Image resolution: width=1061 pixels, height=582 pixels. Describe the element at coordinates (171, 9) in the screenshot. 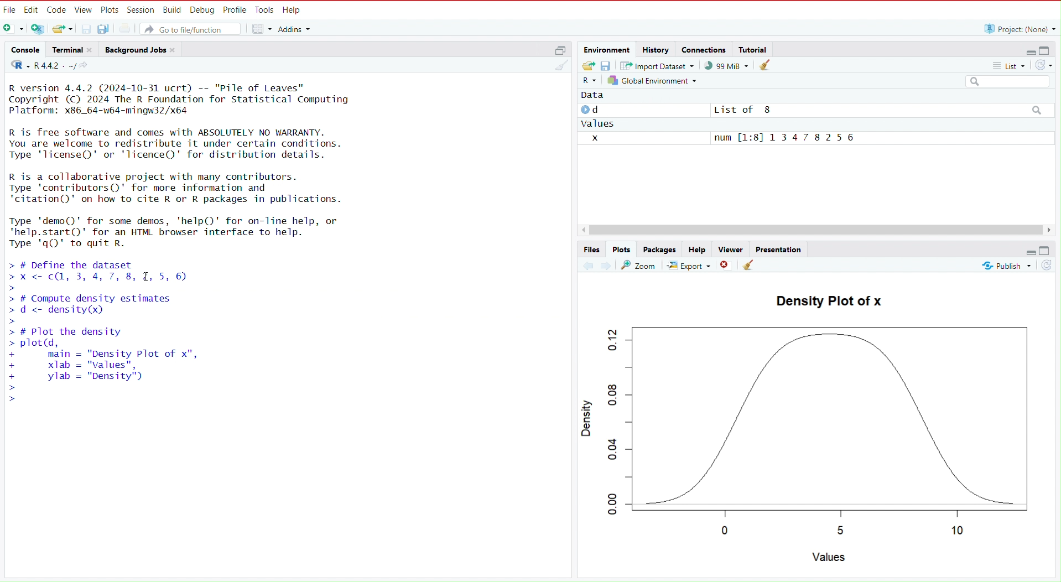

I see `build` at that location.